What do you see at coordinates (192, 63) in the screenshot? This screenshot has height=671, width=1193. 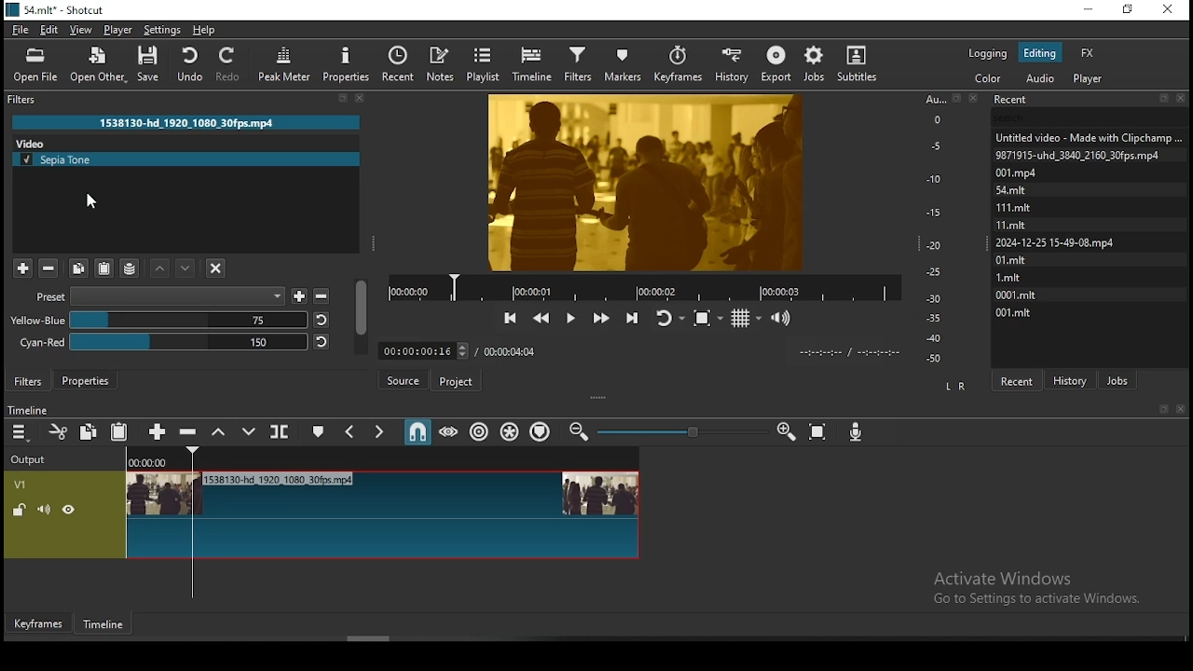 I see `undo` at bounding box center [192, 63].